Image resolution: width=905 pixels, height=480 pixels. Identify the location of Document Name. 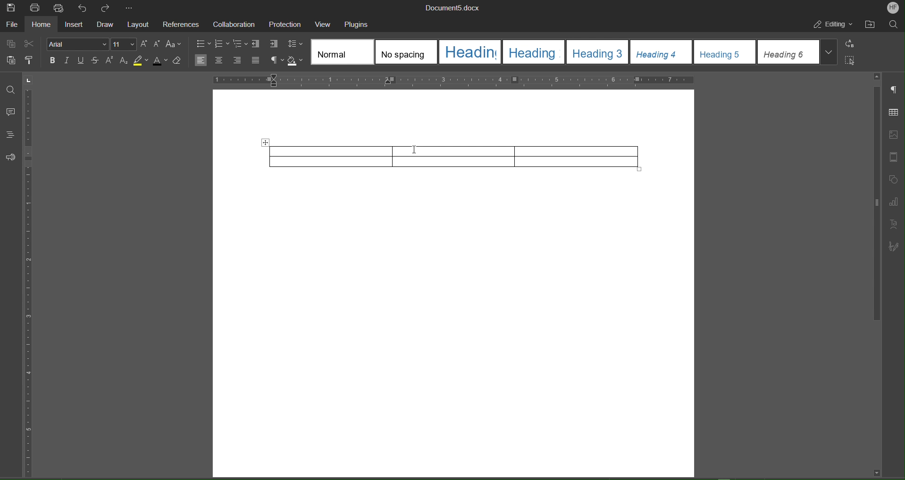
(455, 8).